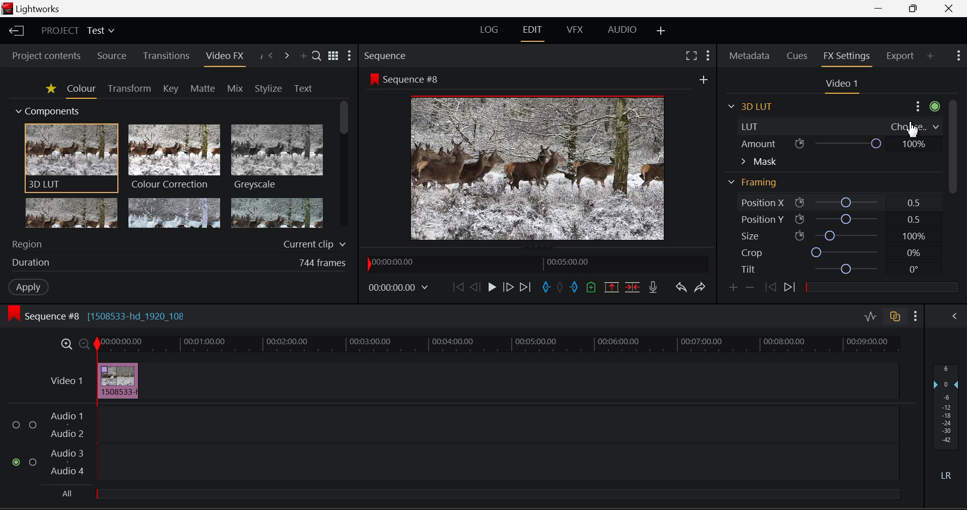 This screenshot has width=967, height=510. What do you see at coordinates (170, 89) in the screenshot?
I see `Key` at bounding box center [170, 89].